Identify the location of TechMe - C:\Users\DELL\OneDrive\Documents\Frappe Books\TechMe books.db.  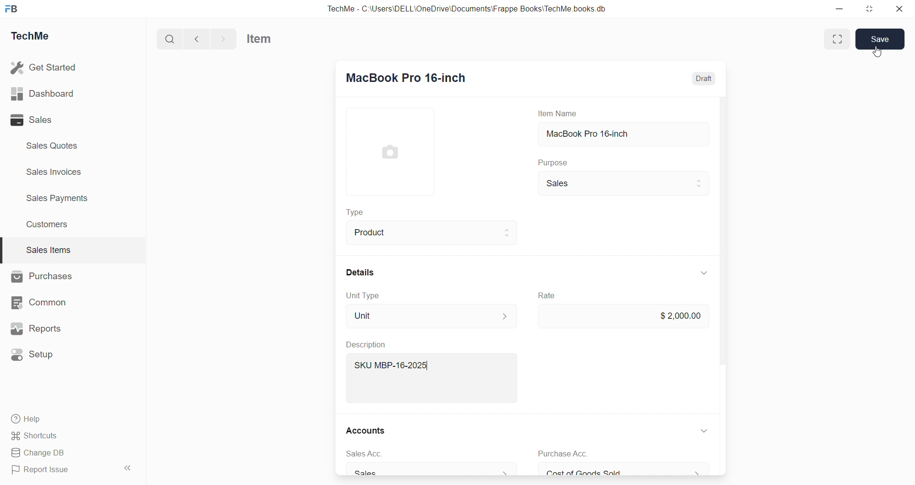
(468, 9).